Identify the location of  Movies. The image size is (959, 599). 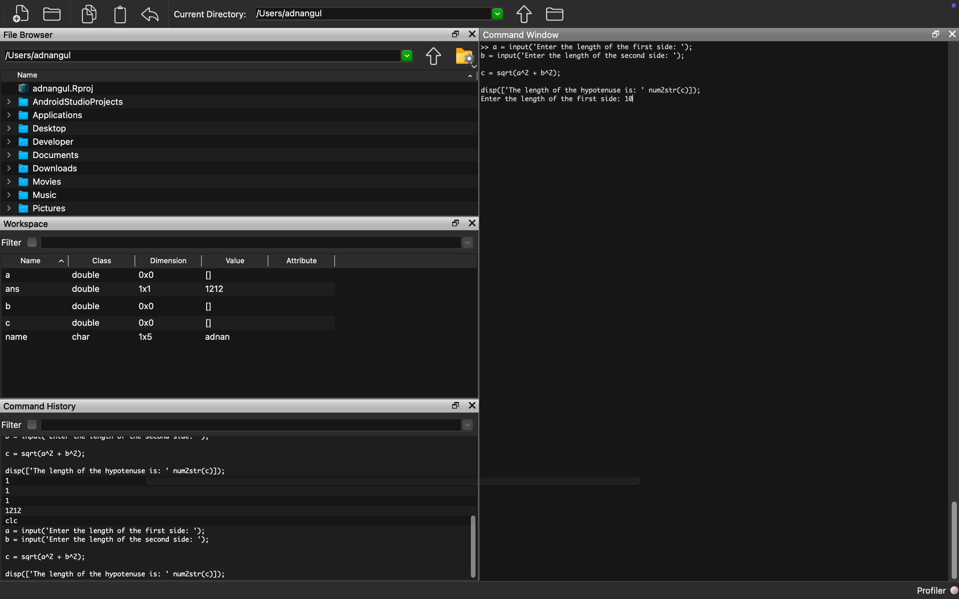
(35, 181).